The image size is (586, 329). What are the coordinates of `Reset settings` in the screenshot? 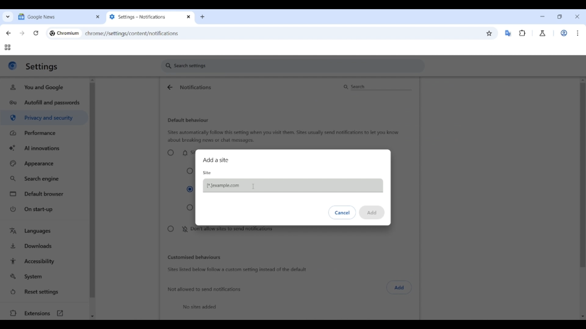 It's located at (44, 292).